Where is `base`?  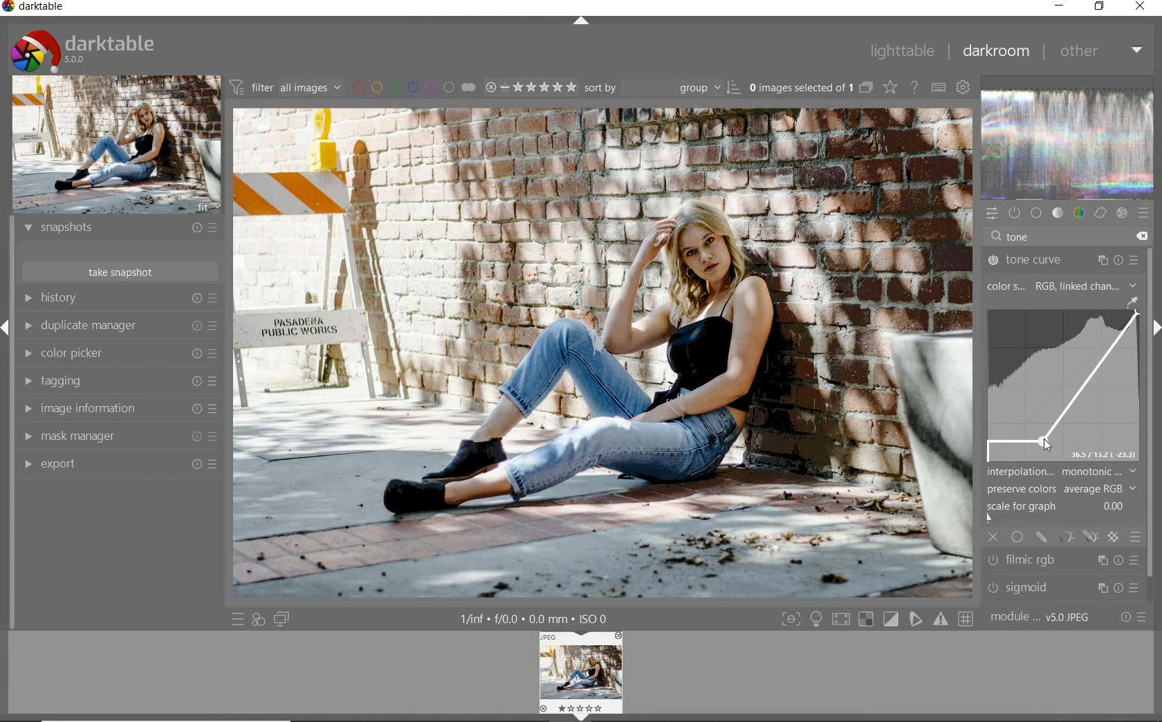
base is located at coordinates (1037, 213).